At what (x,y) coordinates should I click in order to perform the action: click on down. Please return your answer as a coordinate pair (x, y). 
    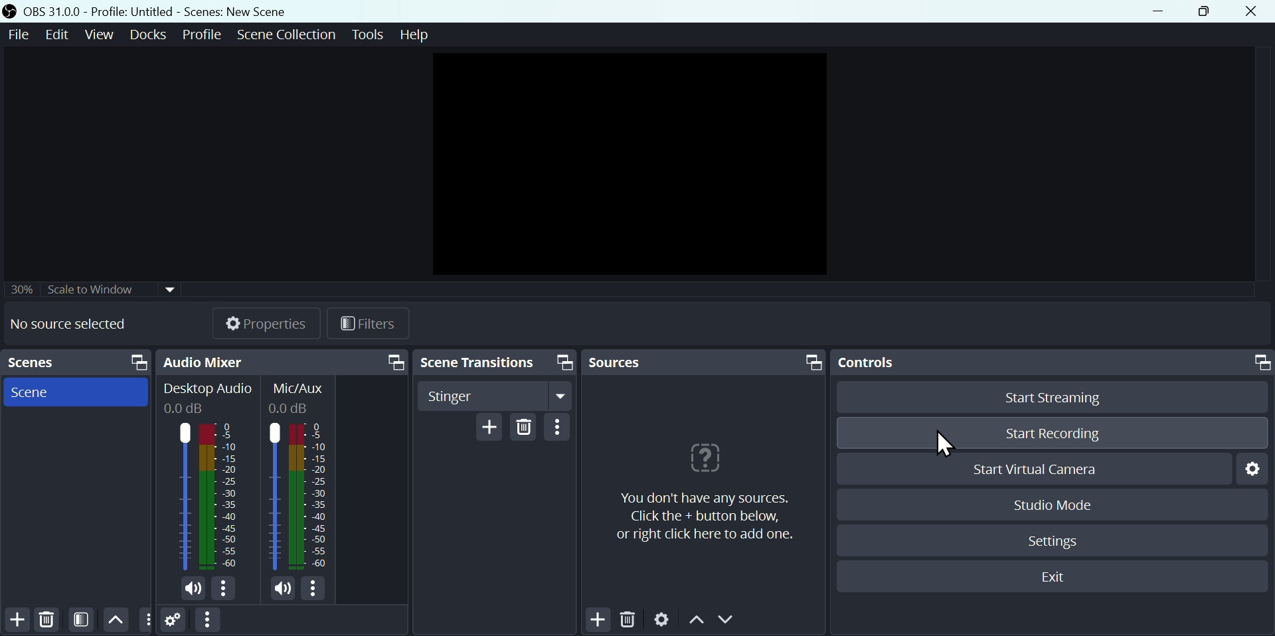
    Looking at the image, I should click on (729, 619).